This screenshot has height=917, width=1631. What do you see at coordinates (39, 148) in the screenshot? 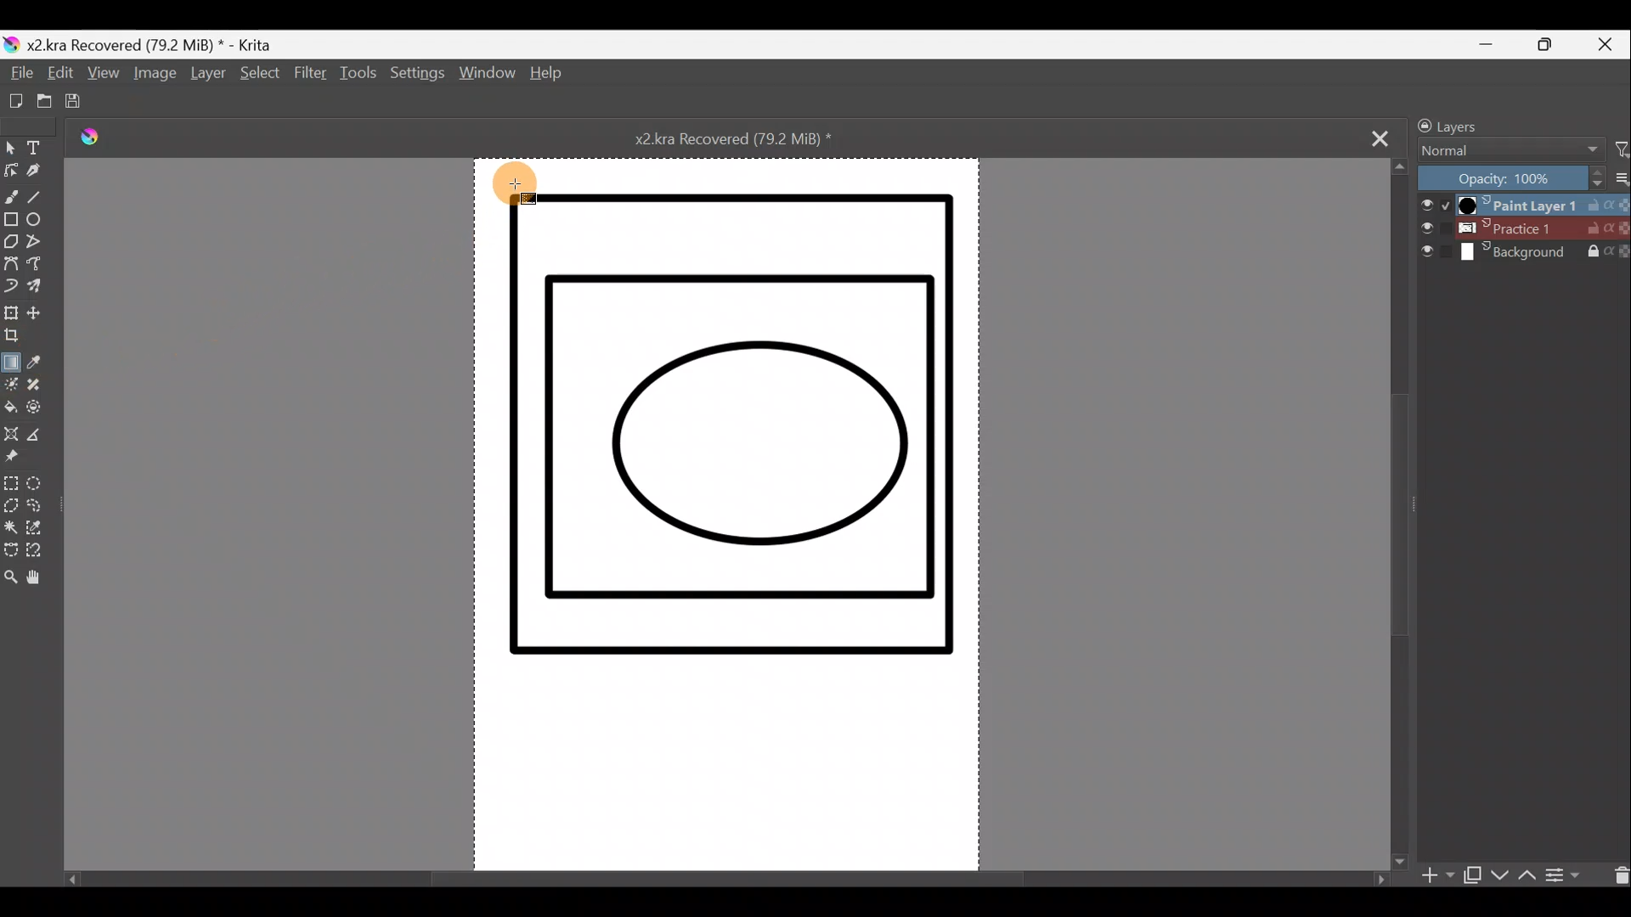
I see `Text tool` at bounding box center [39, 148].